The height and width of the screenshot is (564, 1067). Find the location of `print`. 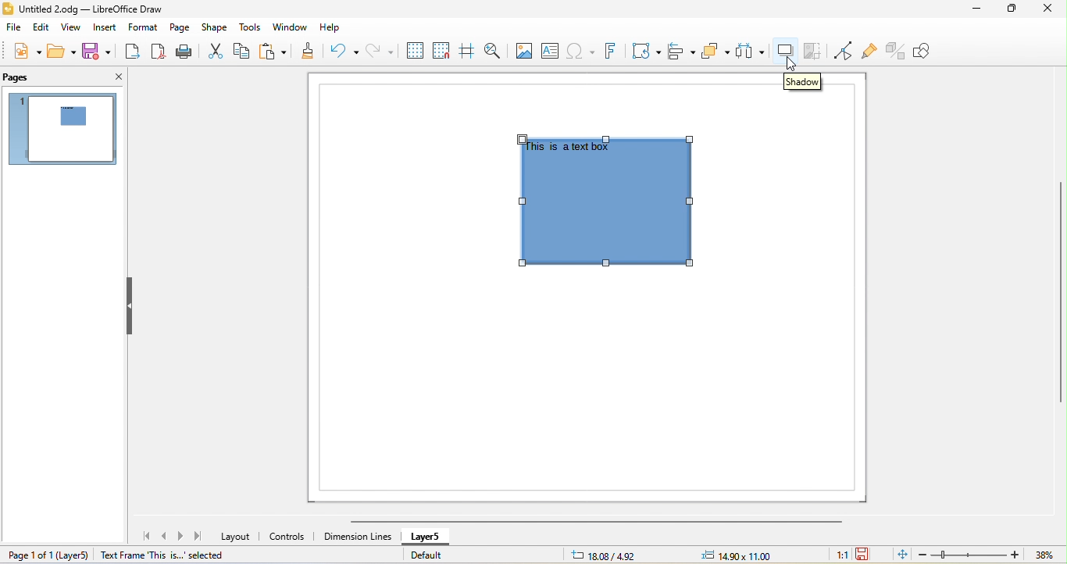

print is located at coordinates (184, 52).